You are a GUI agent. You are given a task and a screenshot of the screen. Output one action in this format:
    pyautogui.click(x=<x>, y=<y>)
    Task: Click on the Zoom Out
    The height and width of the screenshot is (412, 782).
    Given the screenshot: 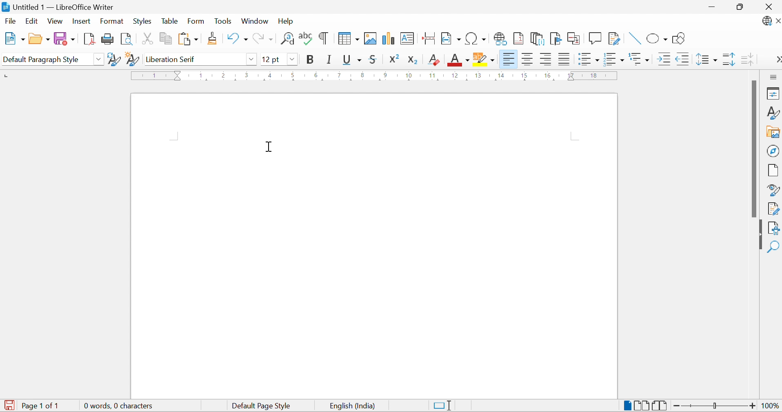 What is the action you would take?
    pyautogui.click(x=676, y=405)
    